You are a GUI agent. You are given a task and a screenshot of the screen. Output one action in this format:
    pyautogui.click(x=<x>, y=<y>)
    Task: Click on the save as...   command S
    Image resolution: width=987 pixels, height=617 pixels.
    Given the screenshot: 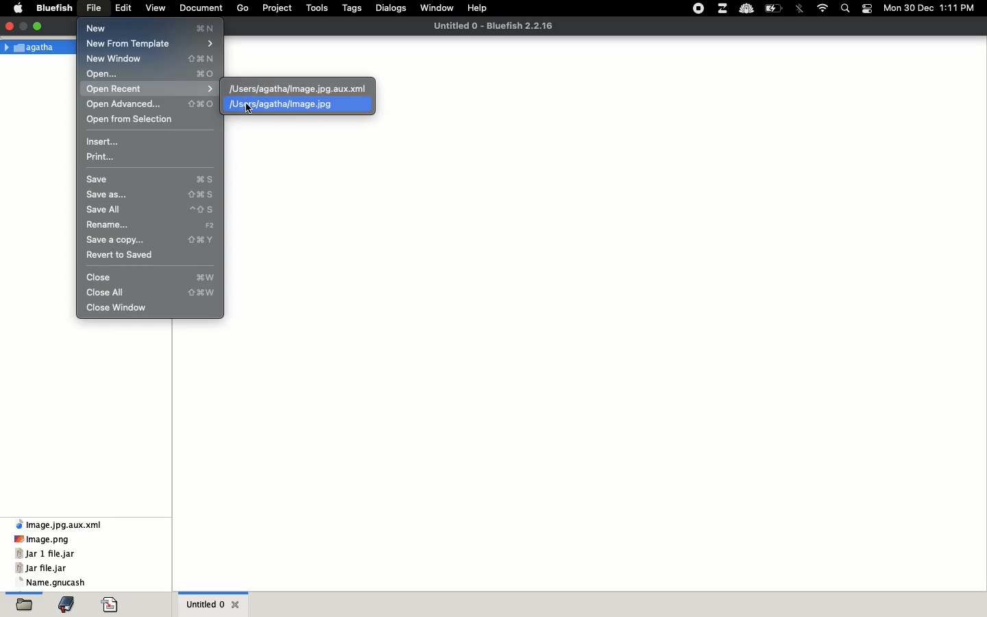 What is the action you would take?
    pyautogui.click(x=149, y=196)
    